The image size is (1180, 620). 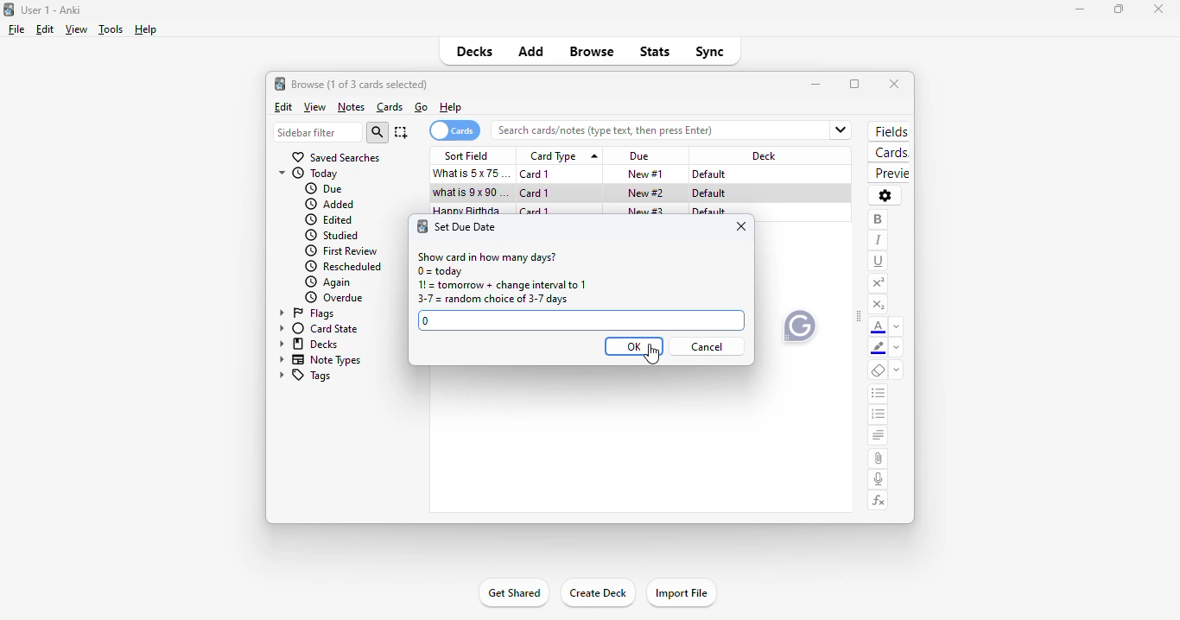 I want to click on cursor, so click(x=576, y=205).